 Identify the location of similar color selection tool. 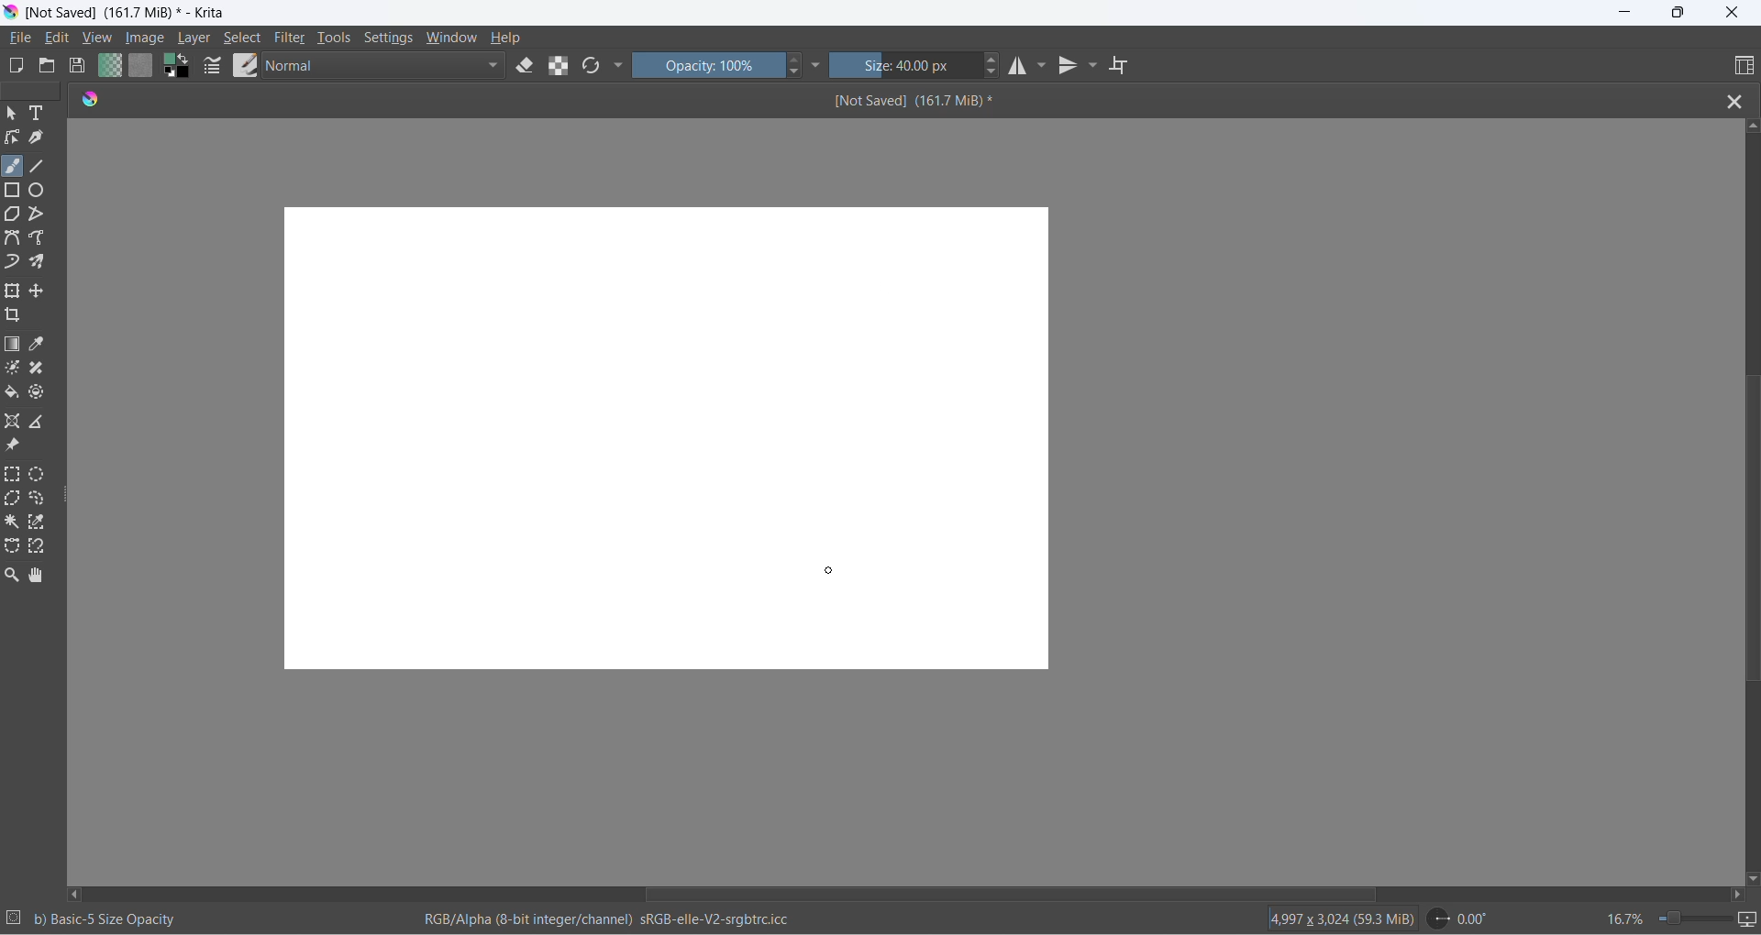
(39, 525).